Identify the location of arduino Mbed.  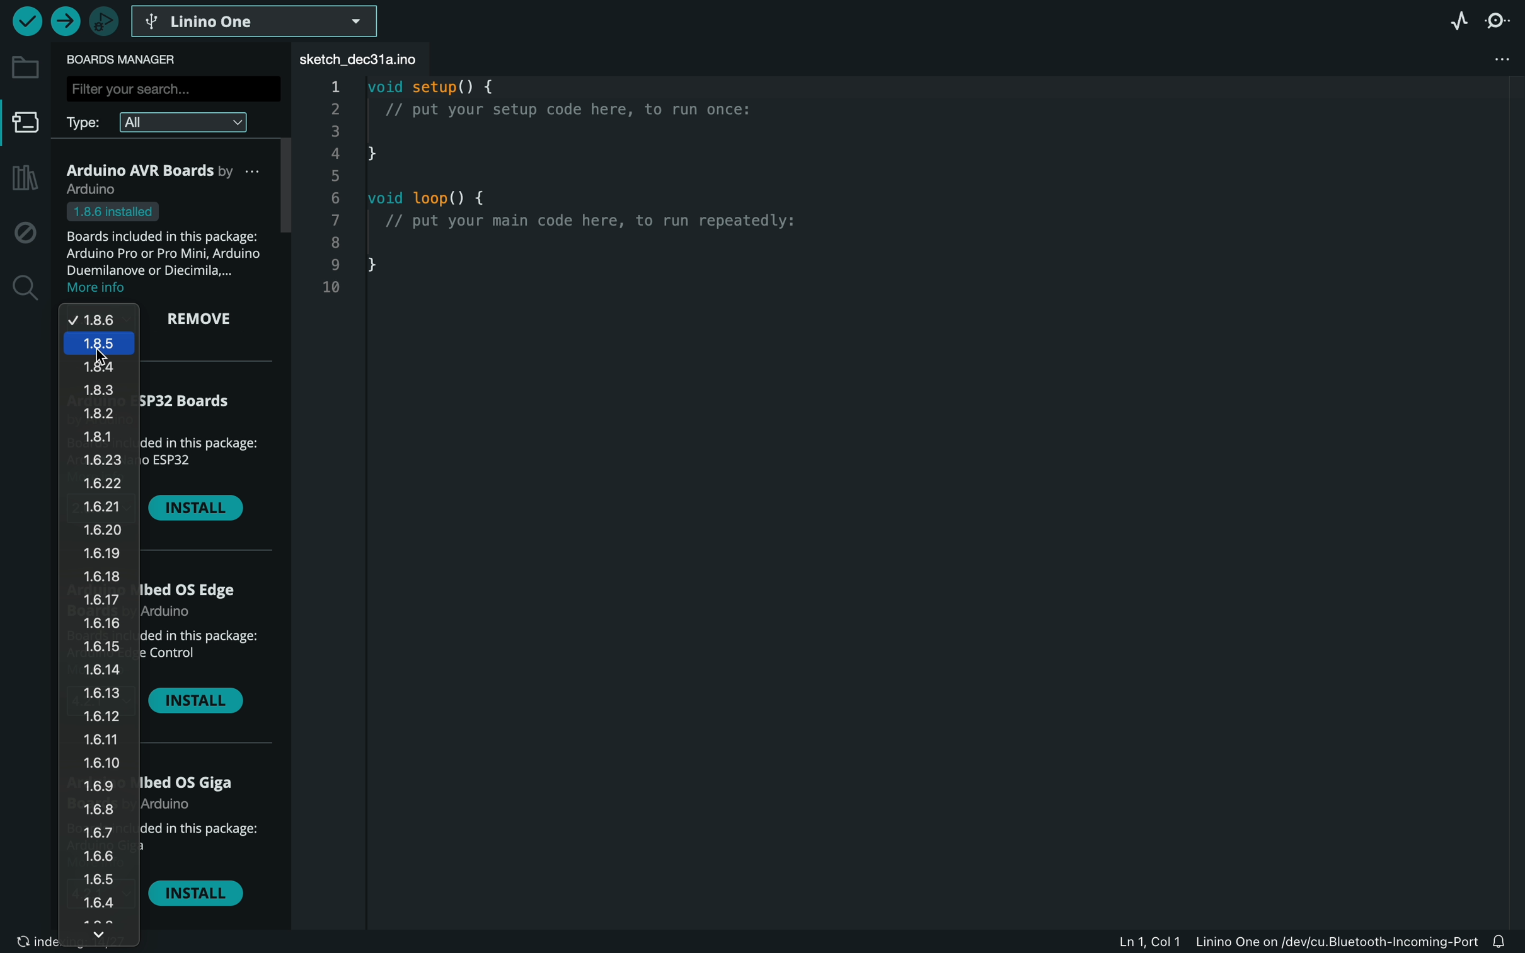
(197, 601).